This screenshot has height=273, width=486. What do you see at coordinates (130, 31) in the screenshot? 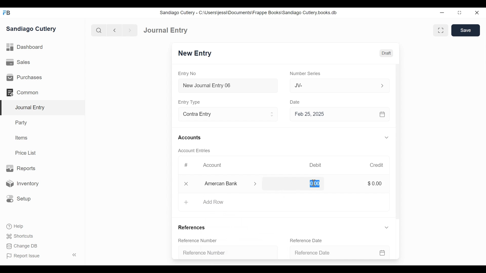
I see `Navigate Forward` at bounding box center [130, 31].